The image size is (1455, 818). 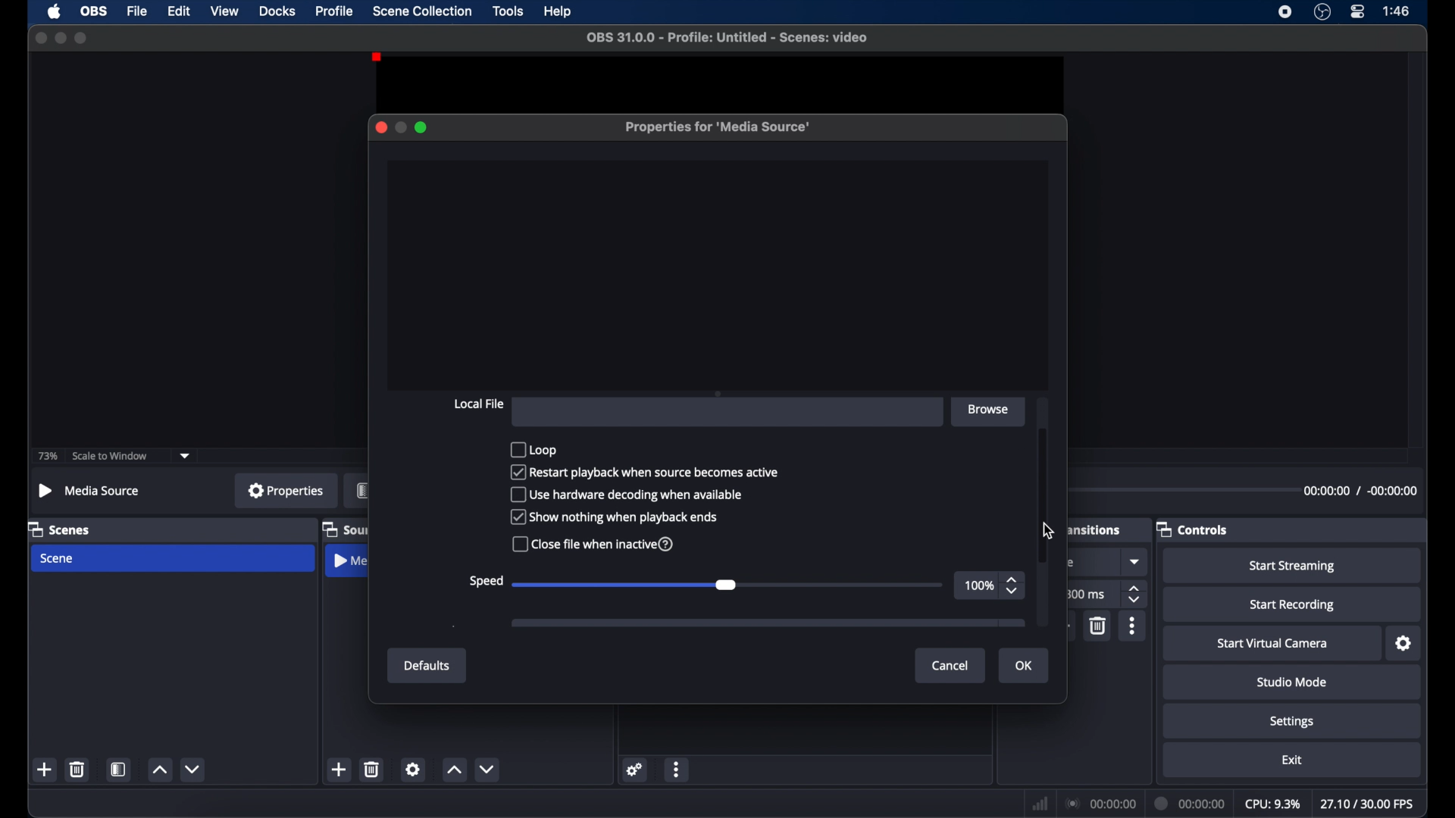 What do you see at coordinates (990, 411) in the screenshot?
I see `browse` at bounding box center [990, 411].